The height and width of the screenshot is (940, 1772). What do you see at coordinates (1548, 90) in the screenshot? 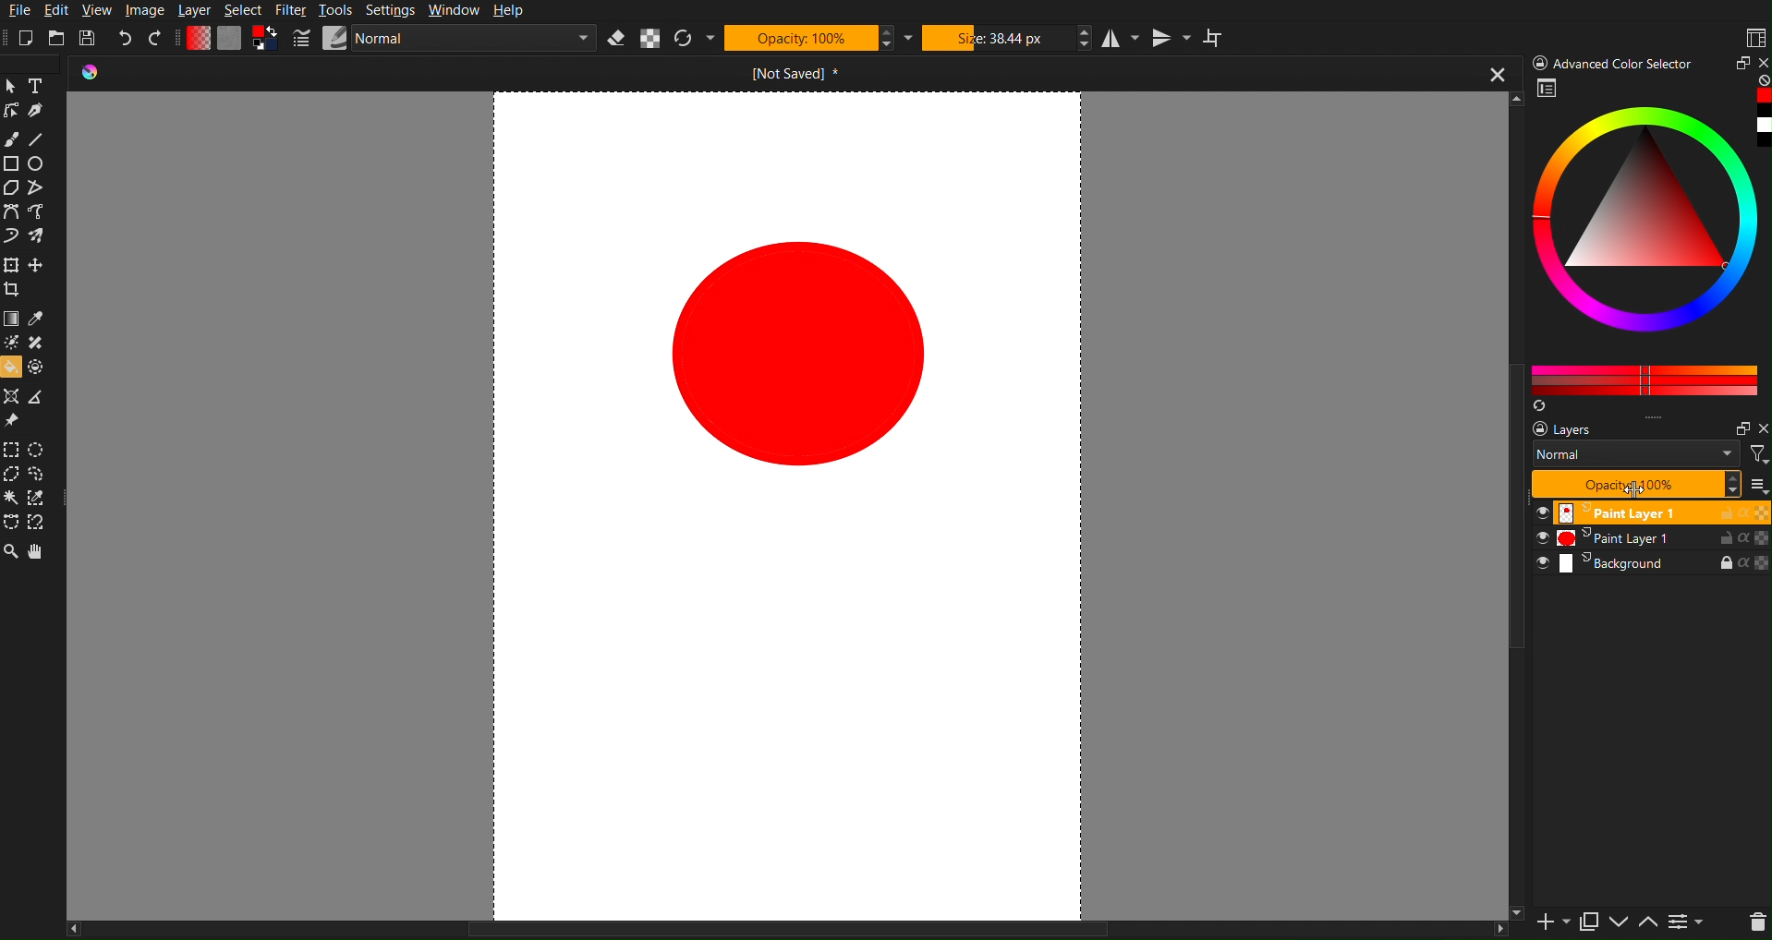
I see `Picker` at bounding box center [1548, 90].